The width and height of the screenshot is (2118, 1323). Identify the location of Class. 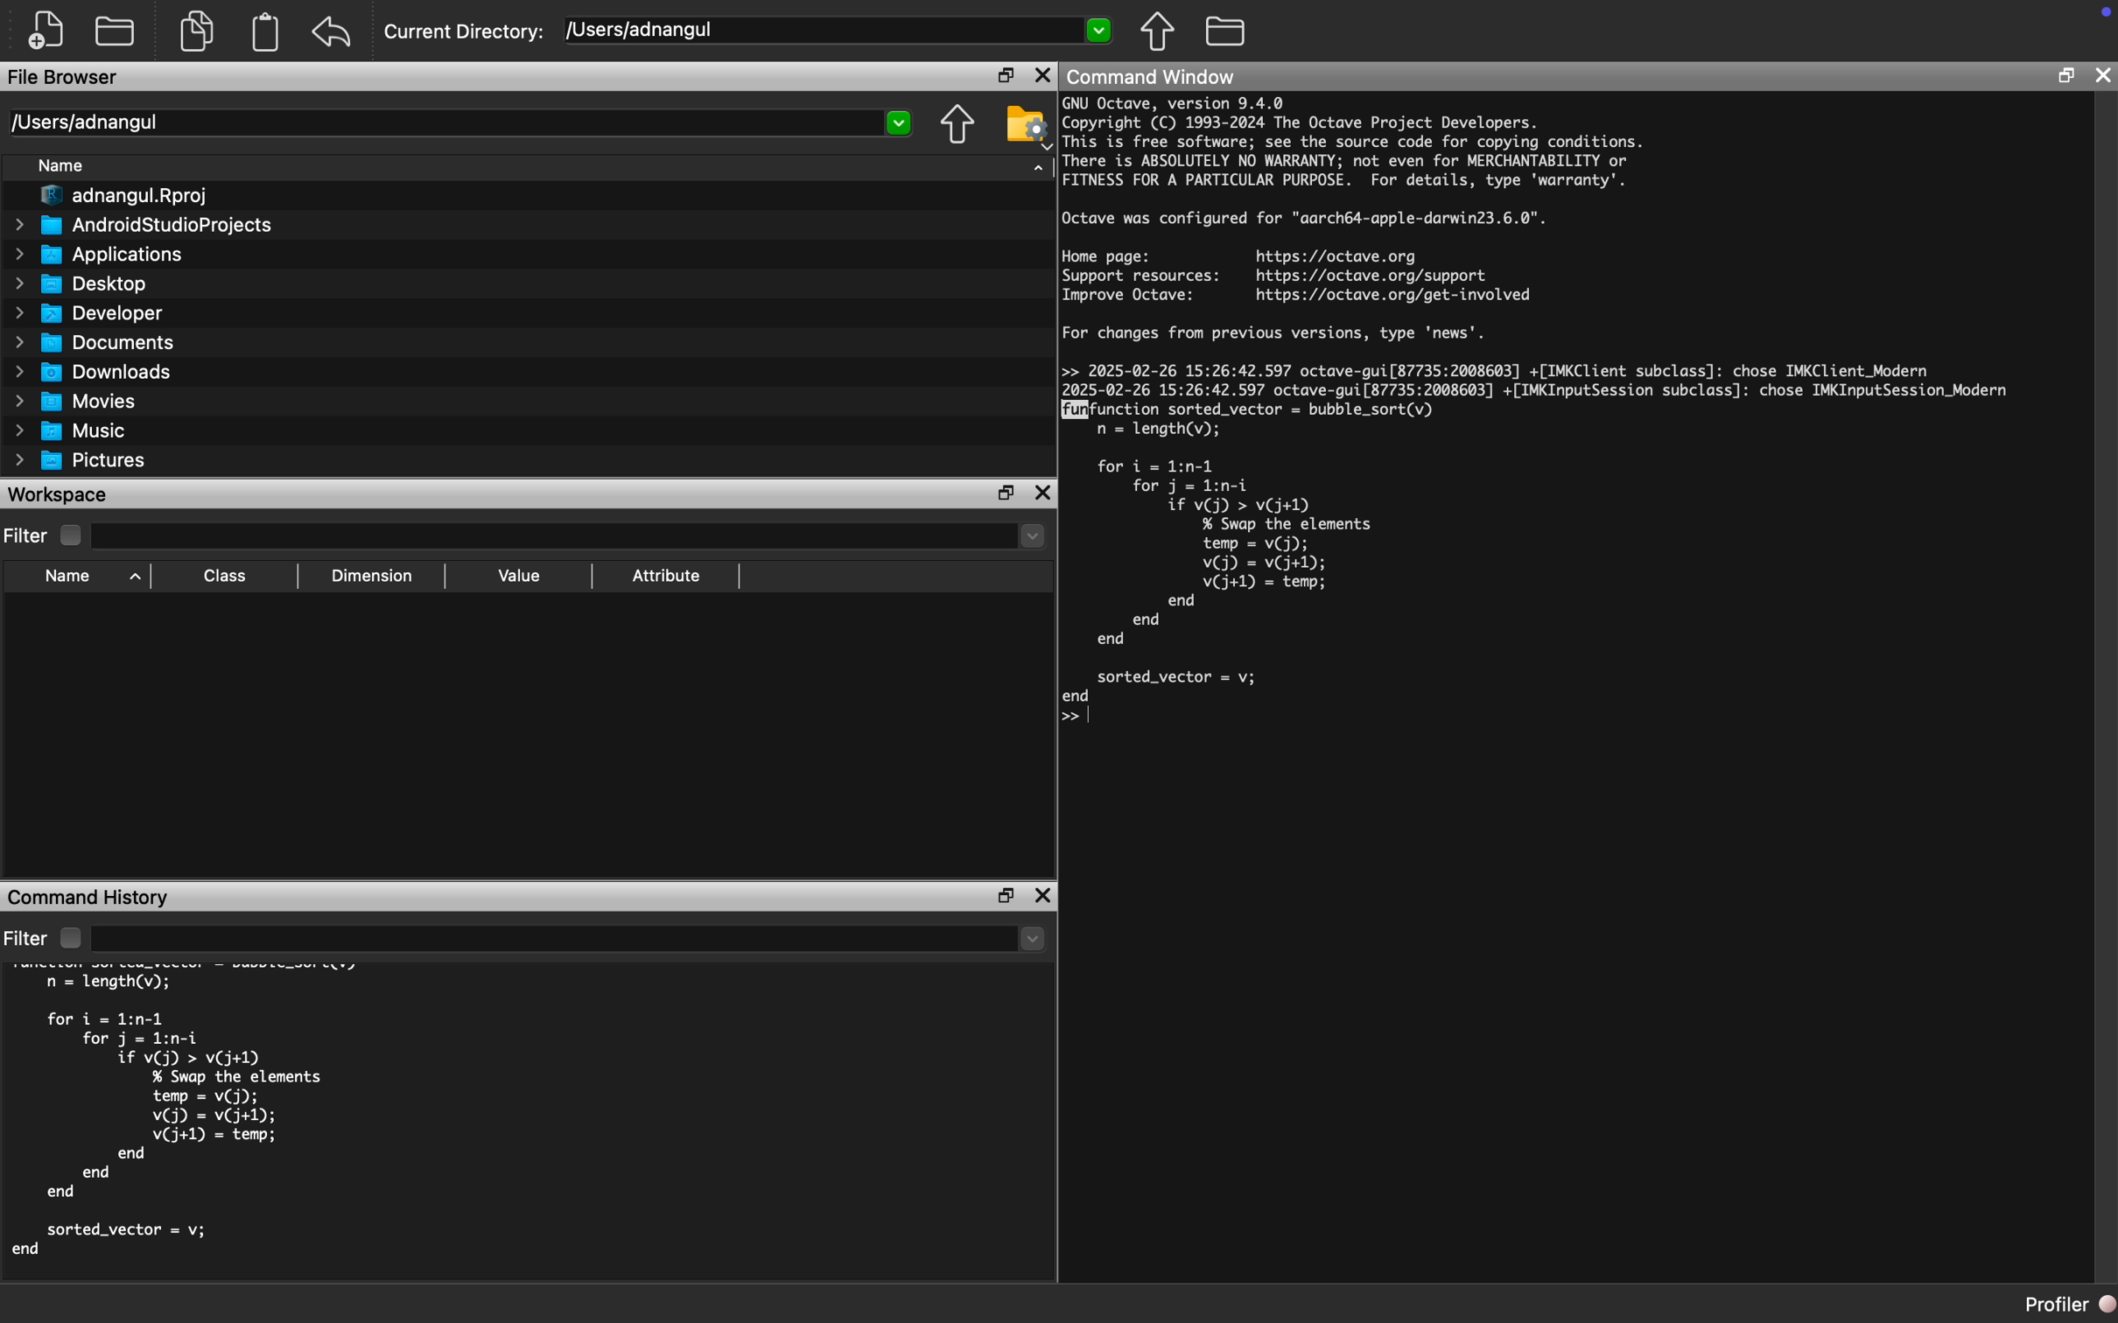
(226, 577).